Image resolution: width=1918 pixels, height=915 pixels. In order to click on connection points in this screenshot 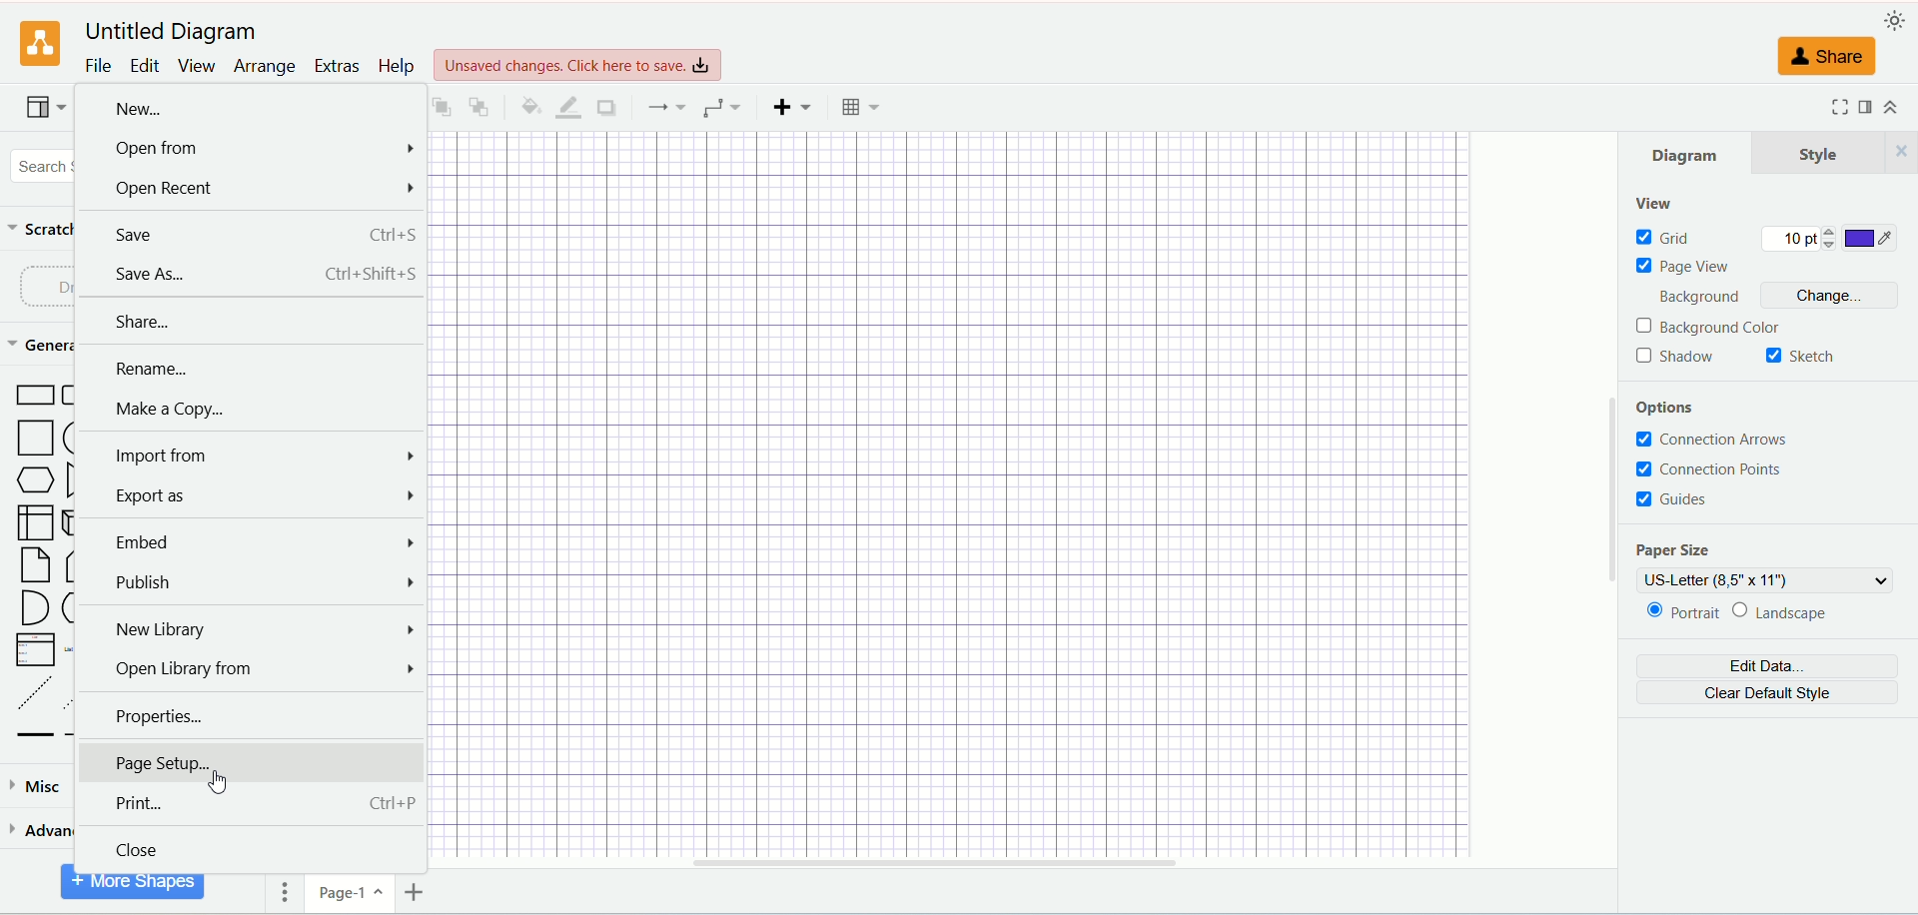, I will do `click(1709, 468)`.